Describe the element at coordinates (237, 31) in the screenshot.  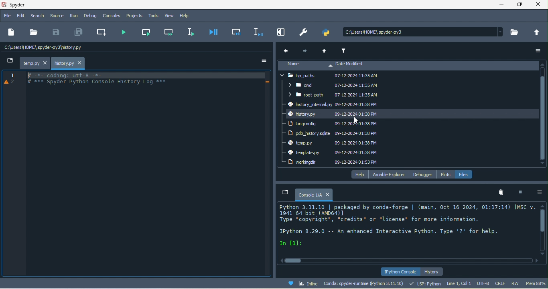
I see `debug cell` at that location.